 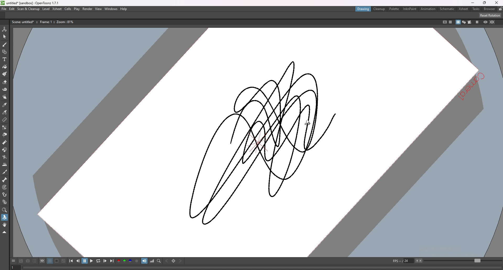 I want to click on windows, so click(x=111, y=9).